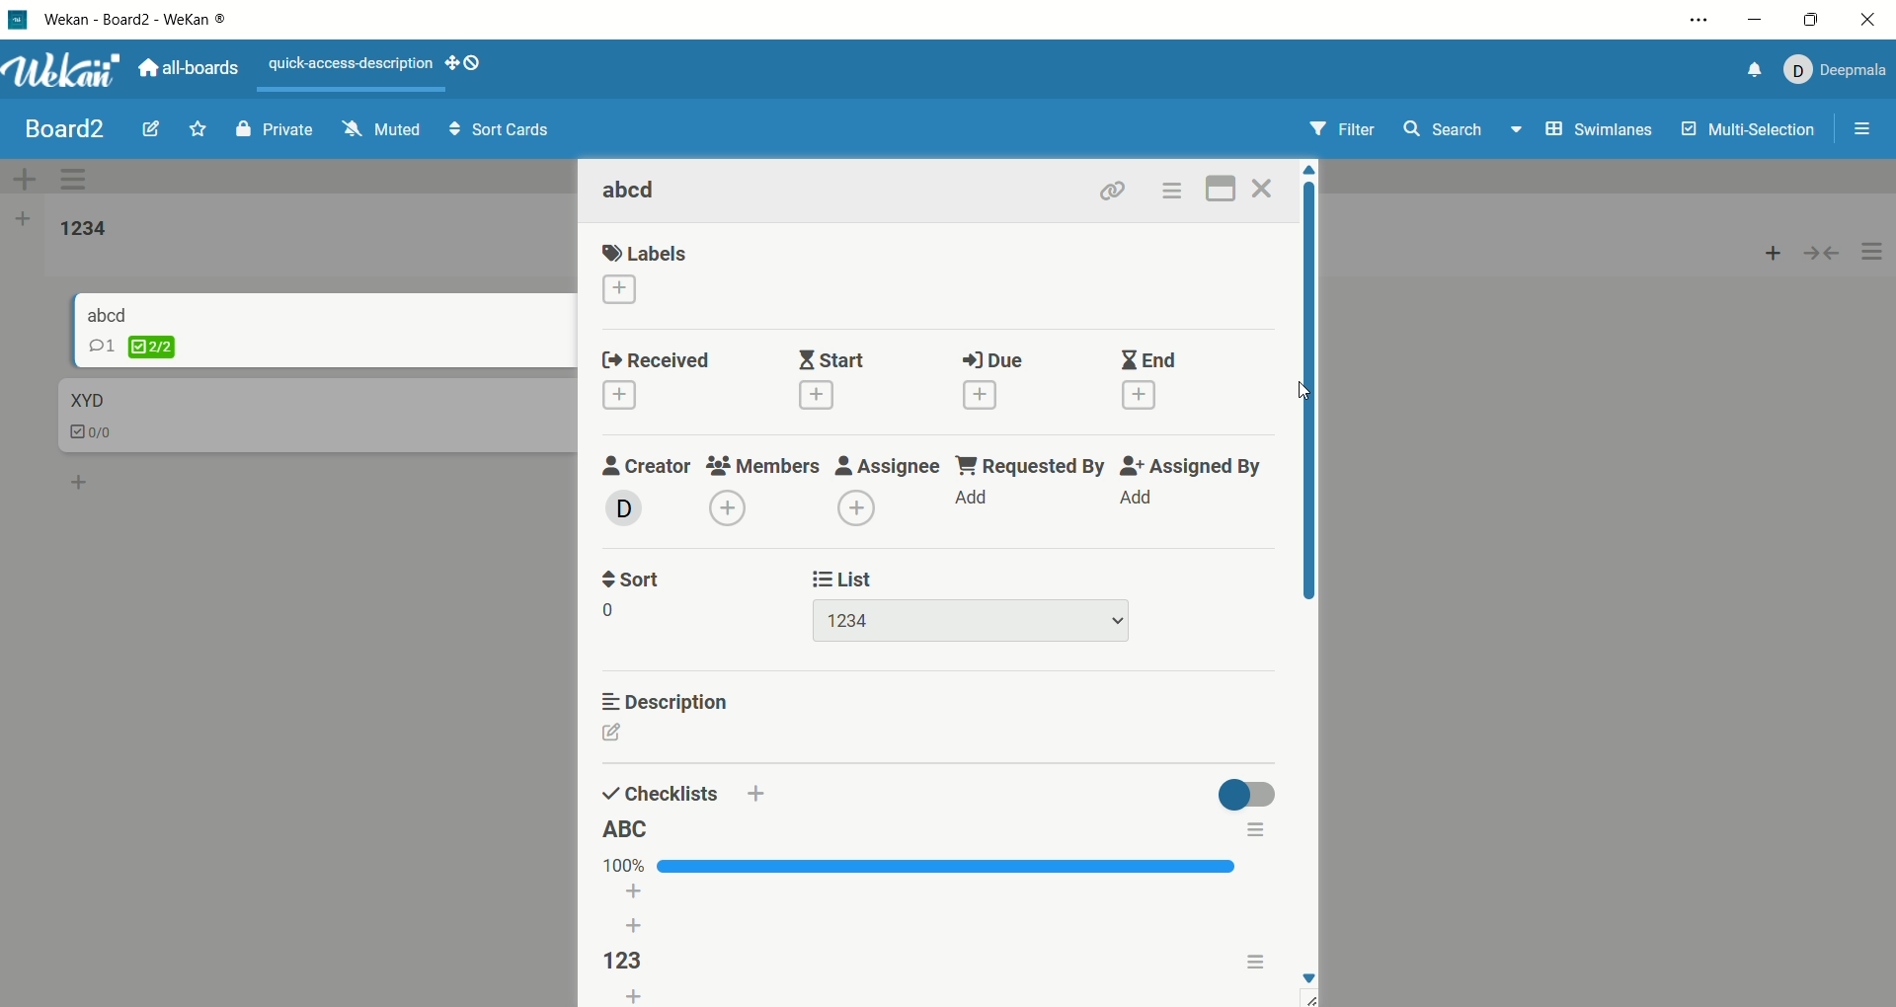 This screenshot has height=1007, width=1896. I want to click on add, so click(81, 479).